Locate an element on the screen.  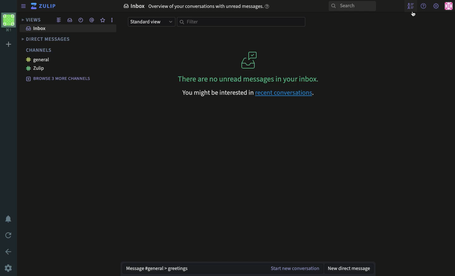
zulip is located at coordinates (33, 69).